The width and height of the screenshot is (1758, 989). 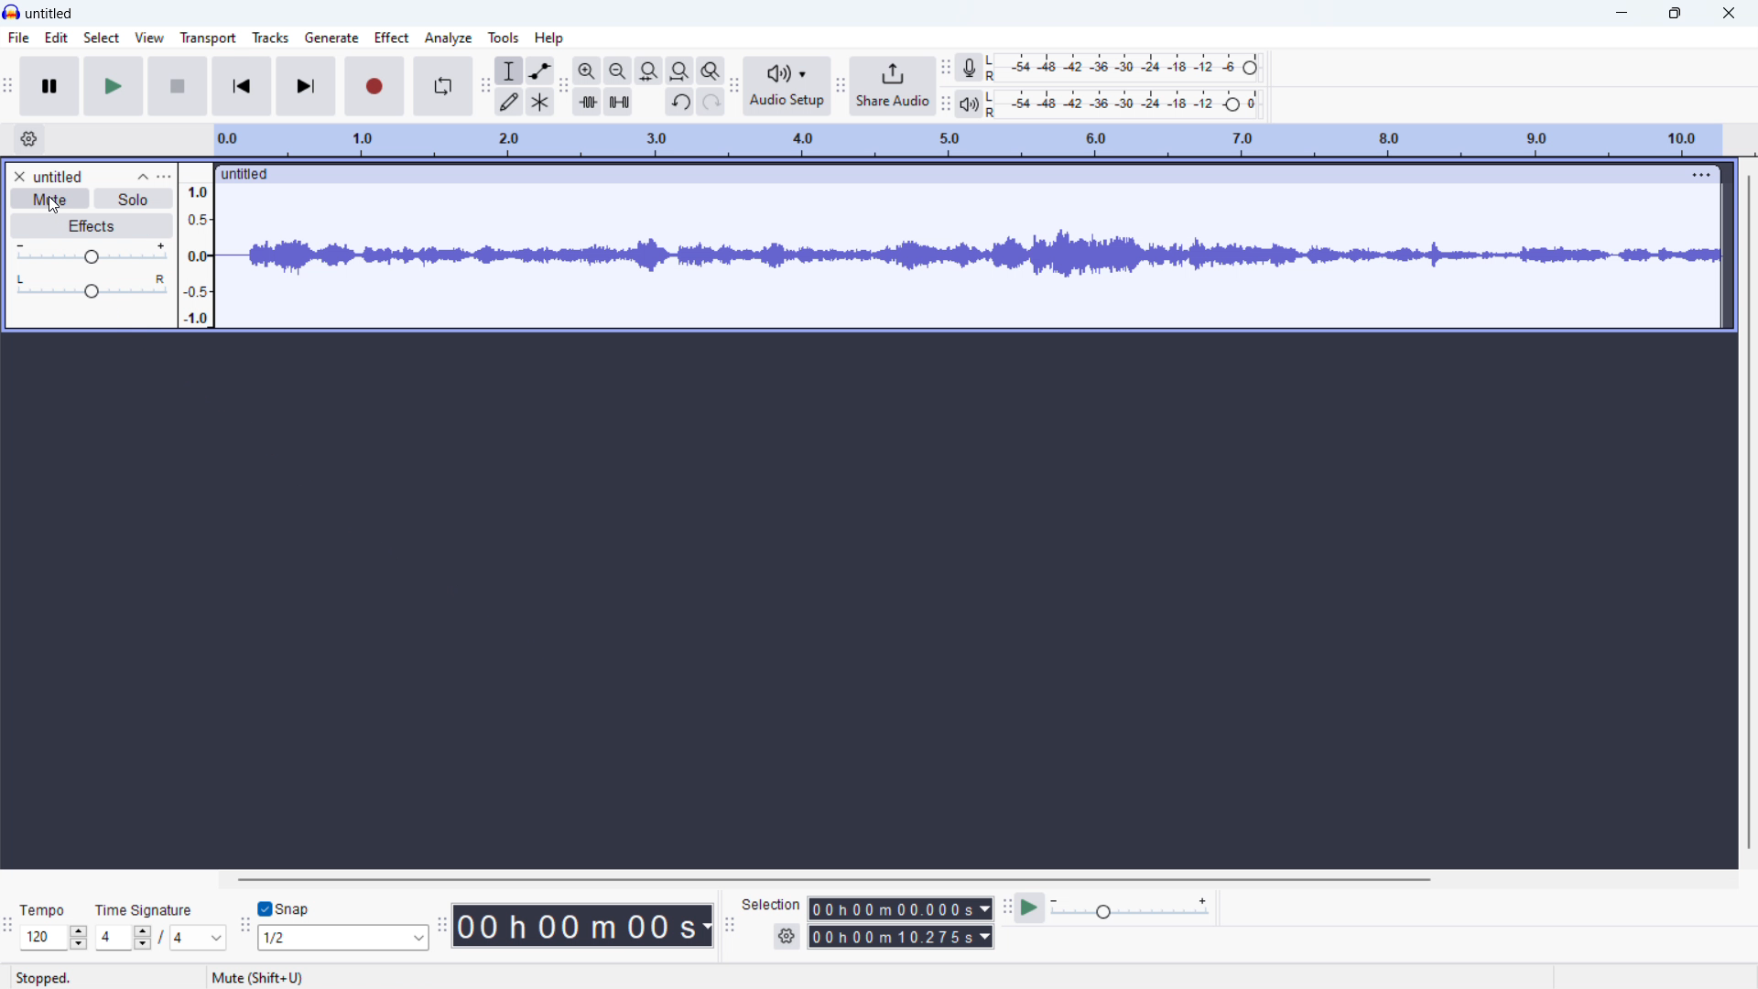 What do you see at coordinates (1123, 68) in the screenshot?
I see `recording level` at bounding box center [1123, 68].